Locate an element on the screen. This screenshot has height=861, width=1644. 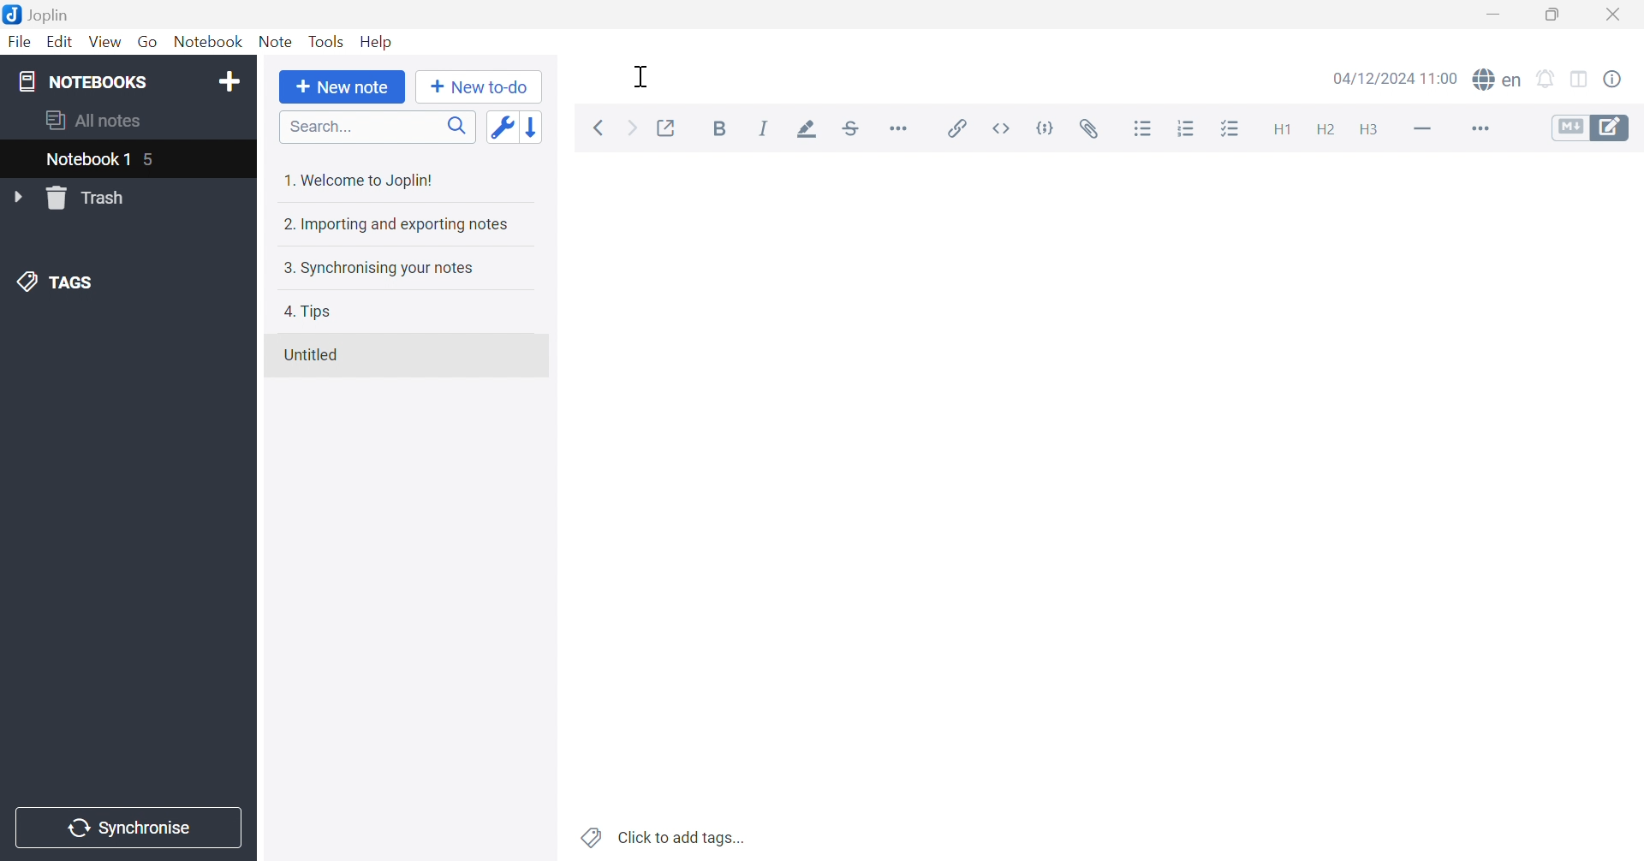
Bold is located at coordinates (723, 130).